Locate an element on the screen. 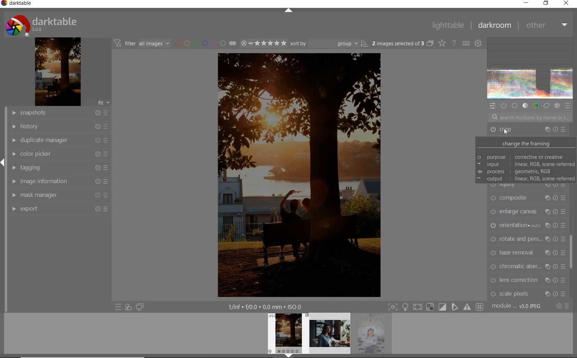 The height and width of the screenshot is (358, 577). mask manager is located at coordinates (59, 195).